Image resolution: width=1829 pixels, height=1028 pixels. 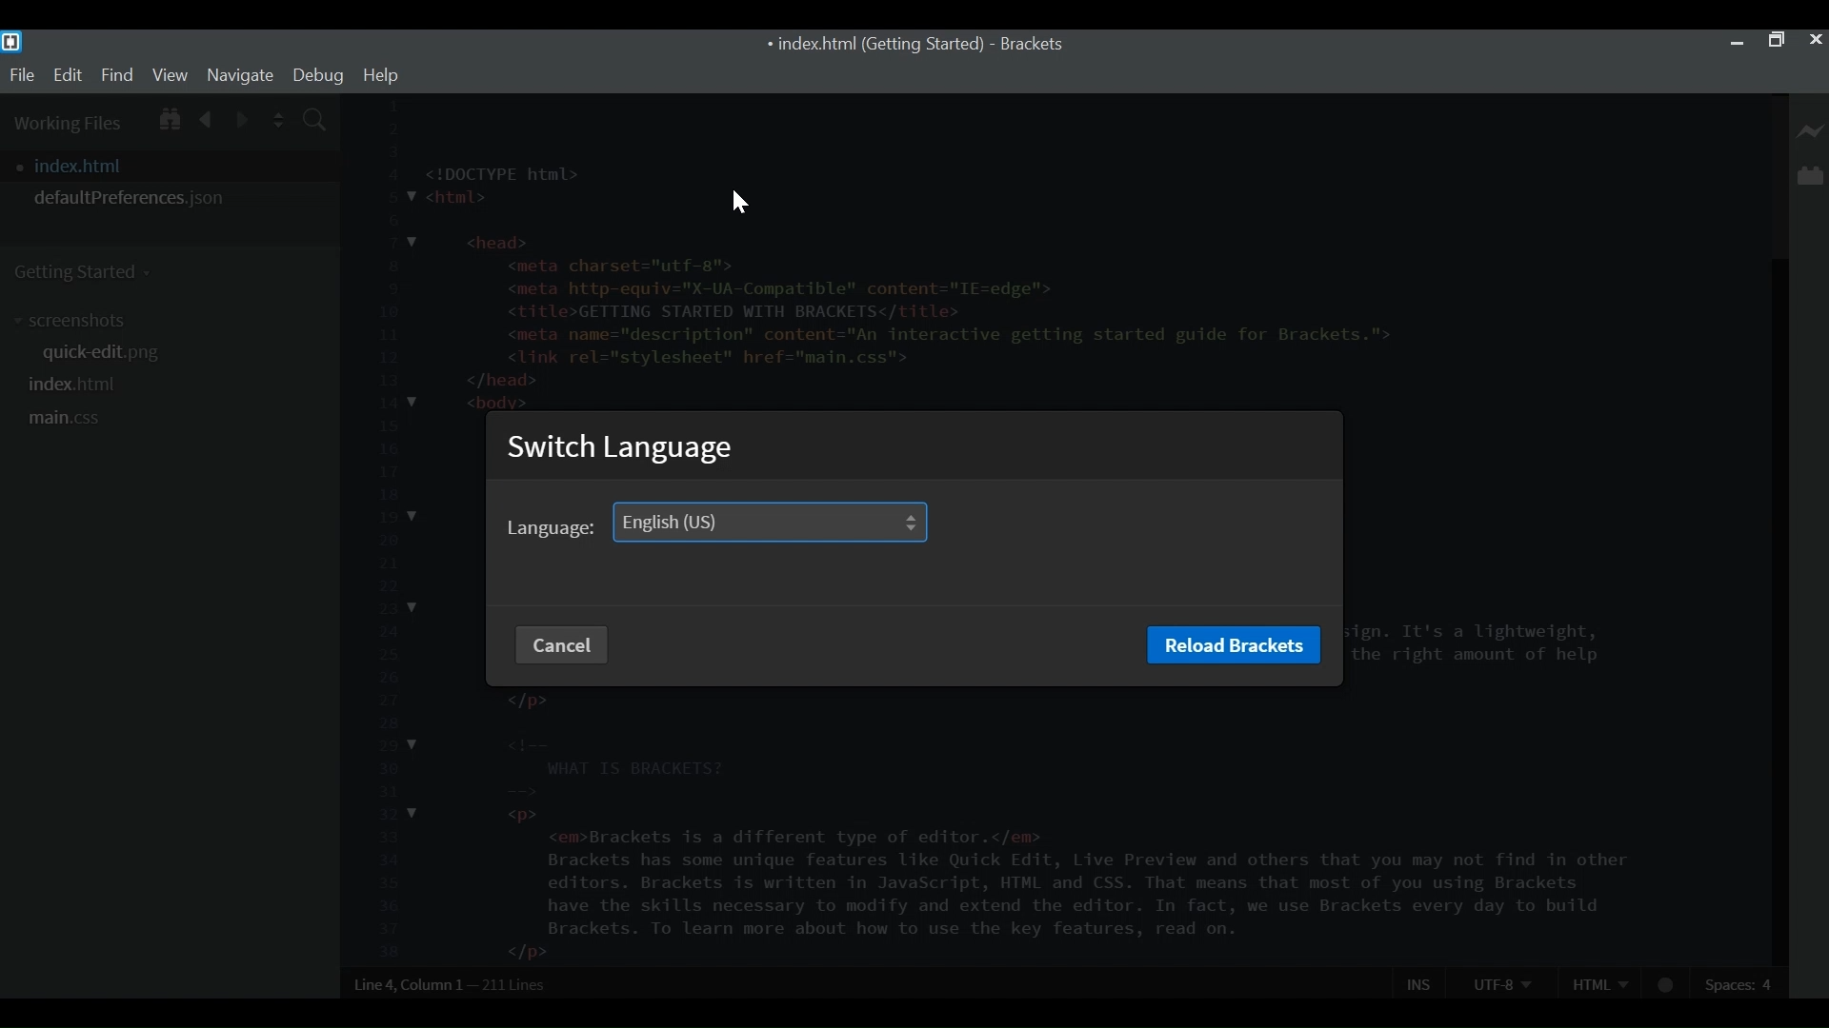 I want to click on Debug, so click(x=317, y=75).